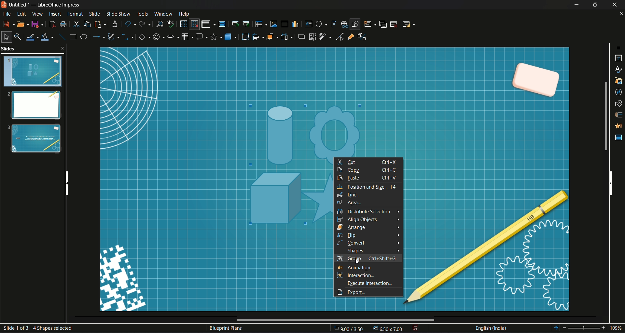 Image resolution: width=625 pixels, height=333 pixels. What do you see at coordinates (339, 37) in the screenshot?
I see `toggle point` at bounding box center [339, 37].